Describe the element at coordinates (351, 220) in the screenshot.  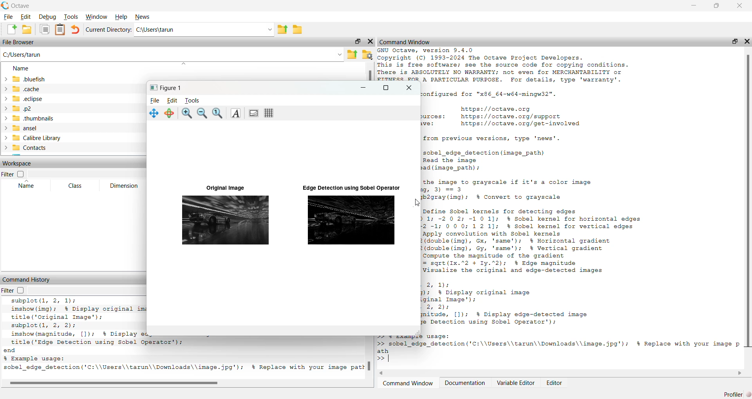
I see `image` at that location.